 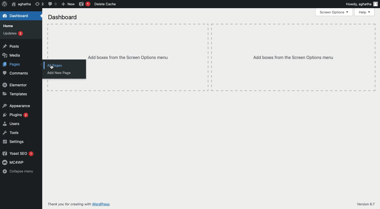 I want to click on Delete cache, so click(x=106, y=4).